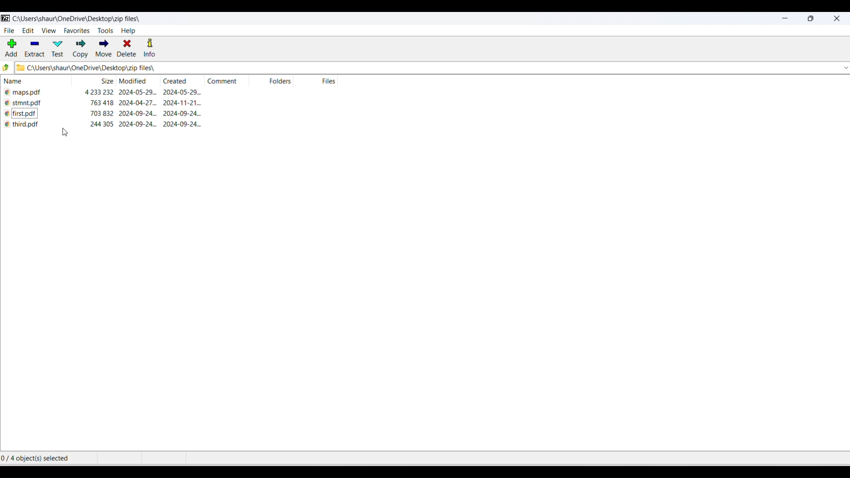  I want to click on dropdown, so click(845, 69).